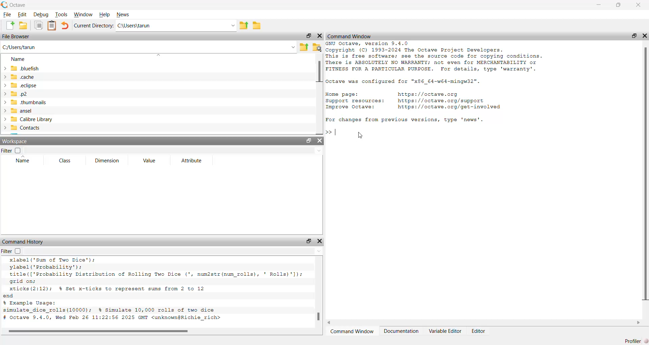 The width and height of the screenshot is (649, 345). I want to click on Folder upload, so click(304, 47).